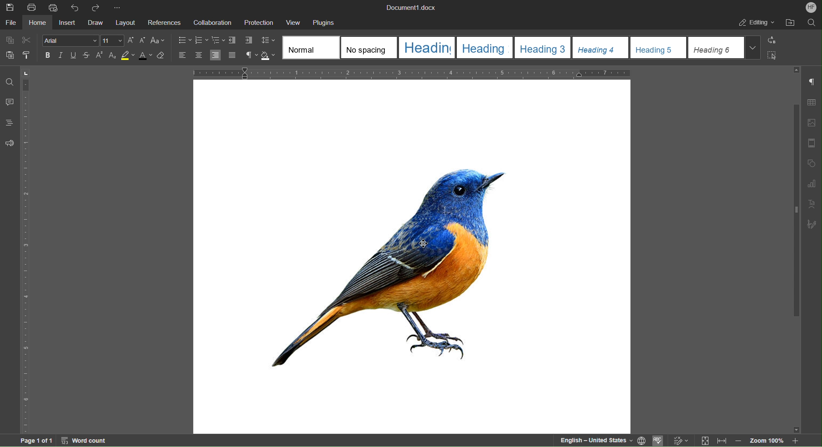 This screenshot has height=447, width=822. I want to click on Normal, so click(312, 47).